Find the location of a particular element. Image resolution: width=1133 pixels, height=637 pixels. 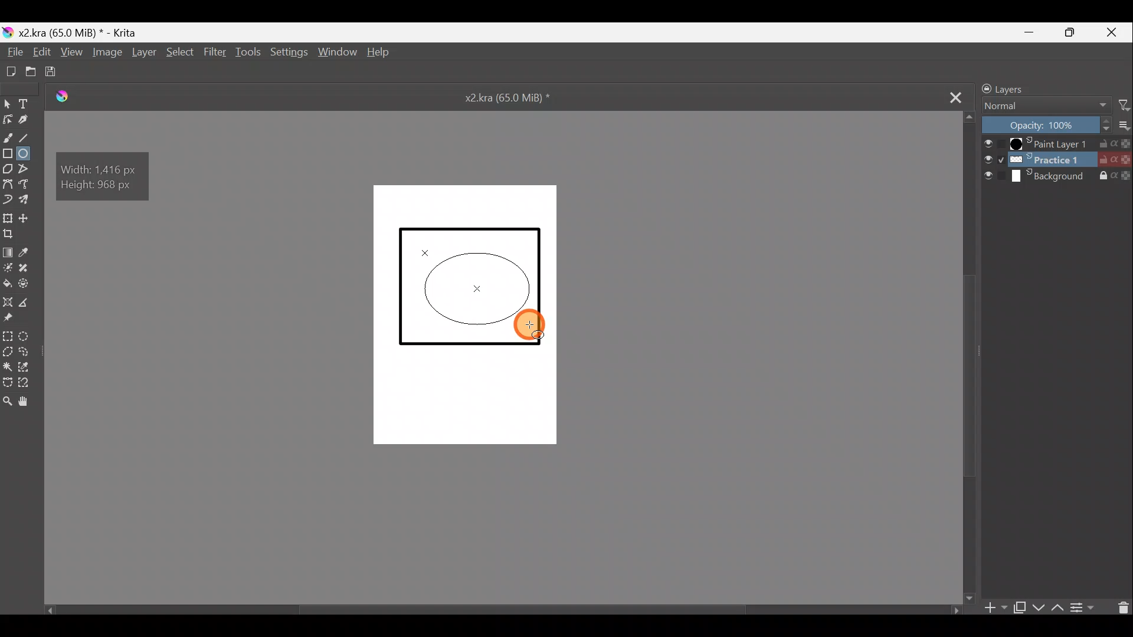

Measure distance between two points is located at coordinates (27, 302).